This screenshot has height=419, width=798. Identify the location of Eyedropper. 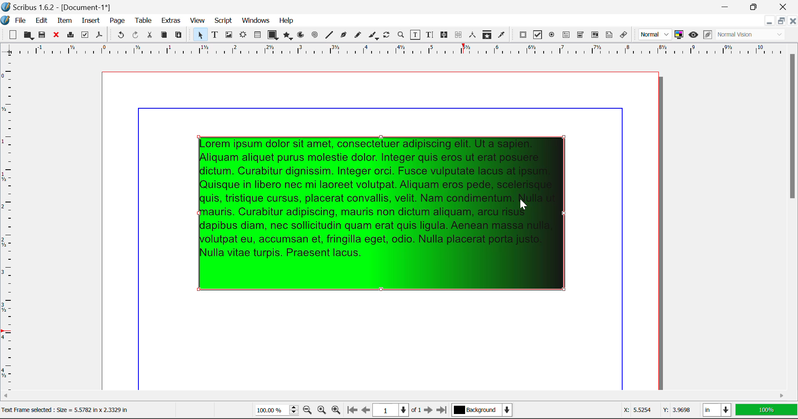
(501, 36).